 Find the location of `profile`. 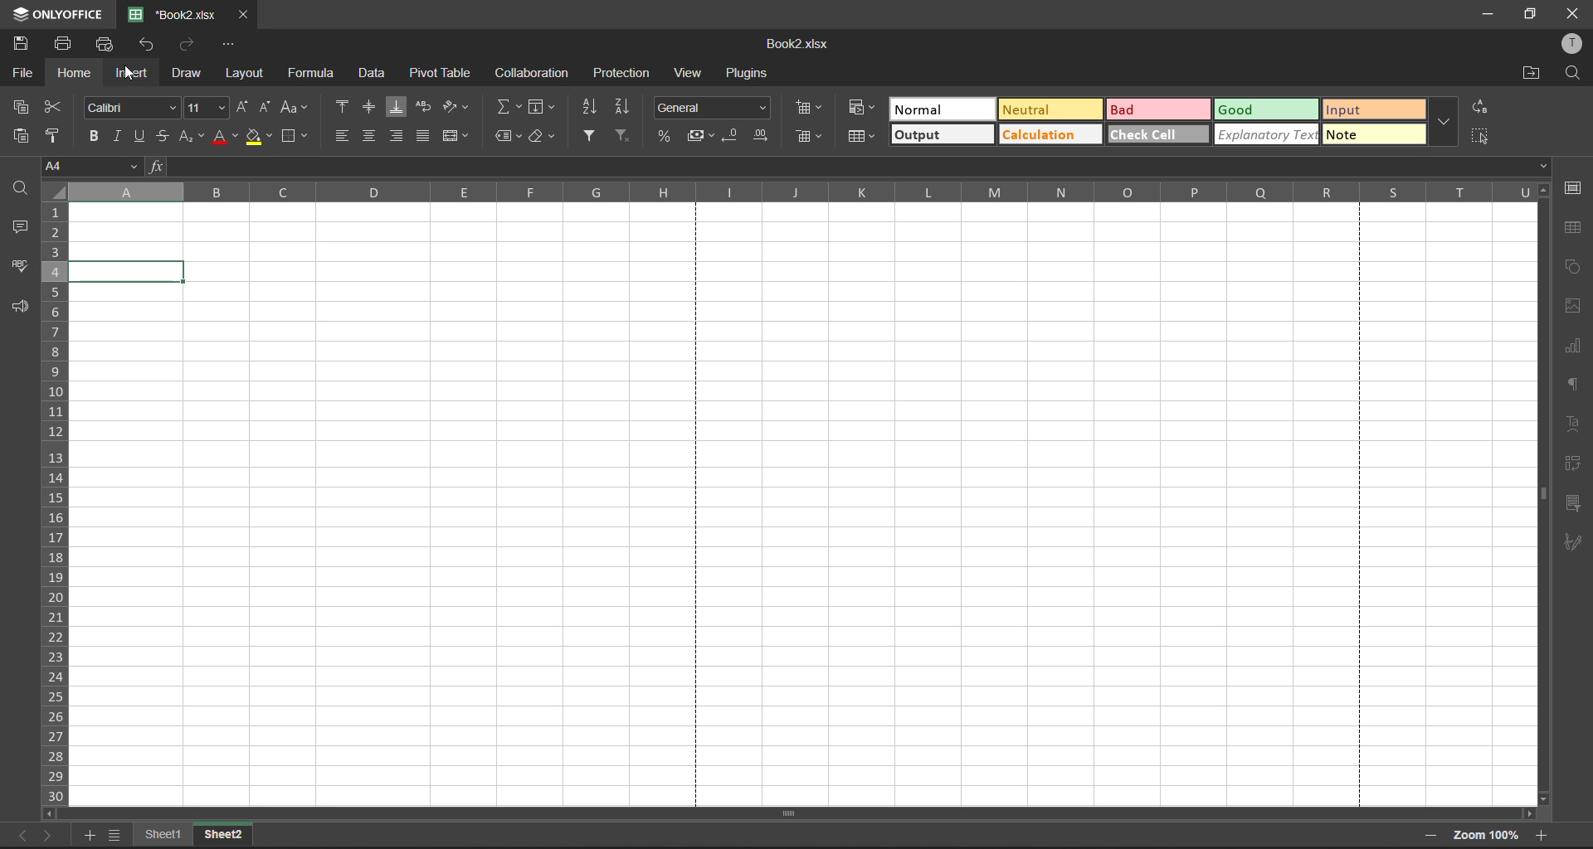

profile is located at coordinates (1572, 44).